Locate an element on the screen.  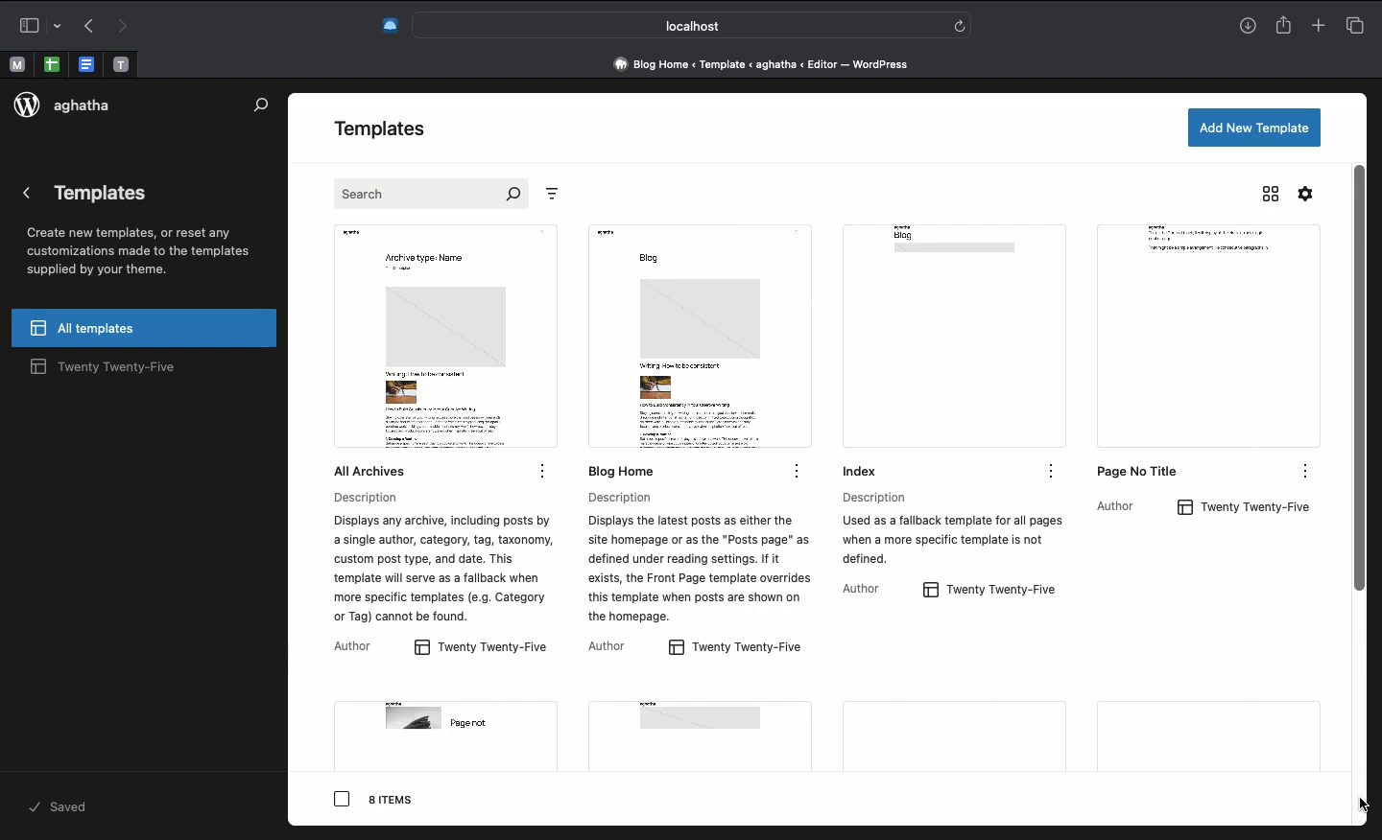
twenty twenty-five is located at coordinates (475, 647).